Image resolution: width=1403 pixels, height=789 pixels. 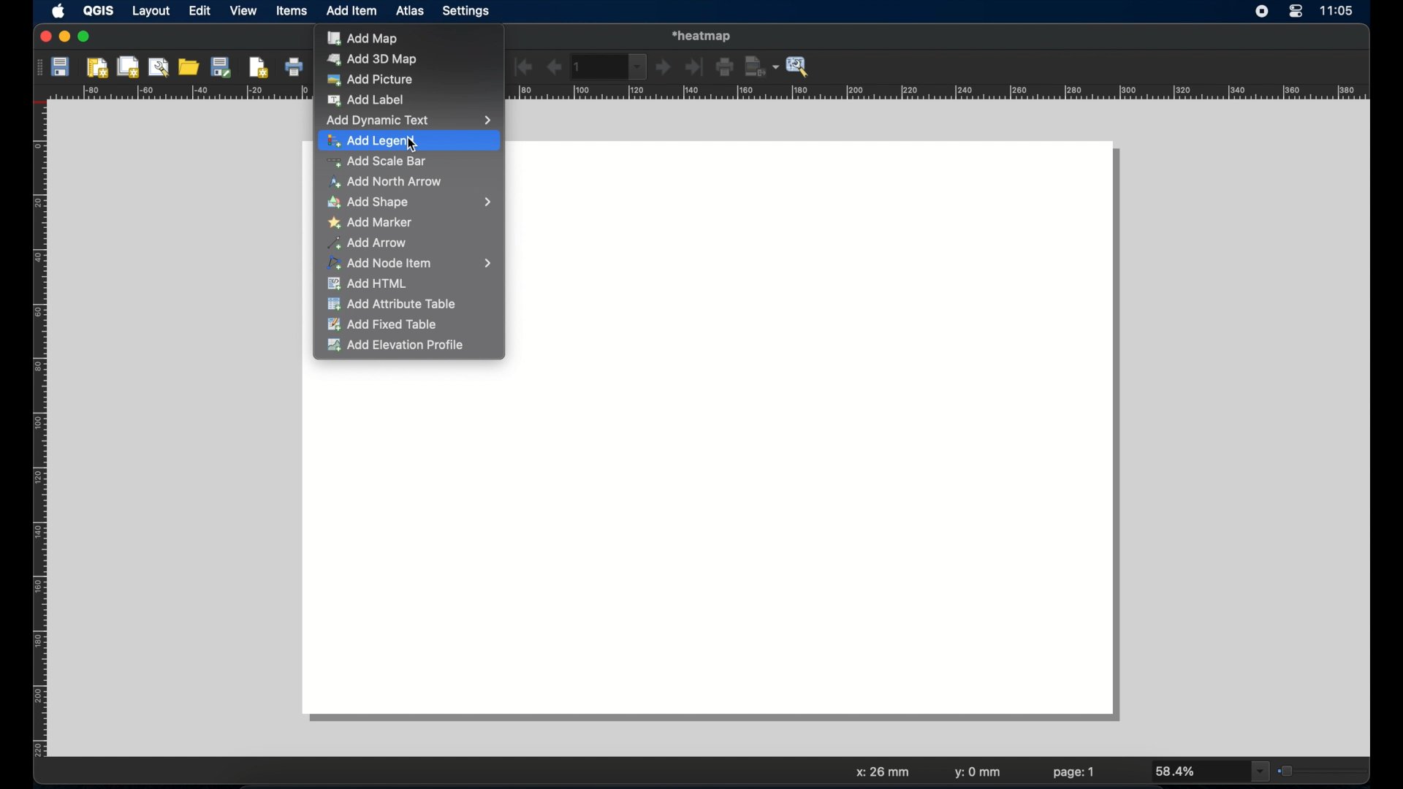 What do you see at coordinates (190, 66) in the screenshot?
I see `add items from template` at bounding box center [190, 66].